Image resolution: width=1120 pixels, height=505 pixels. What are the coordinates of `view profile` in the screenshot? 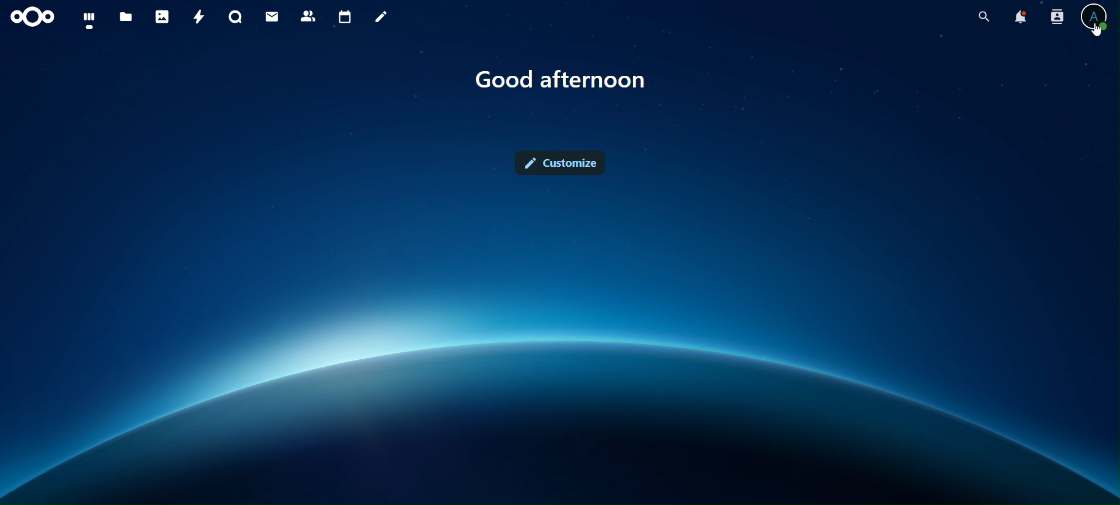 It's located at (1096, 15).